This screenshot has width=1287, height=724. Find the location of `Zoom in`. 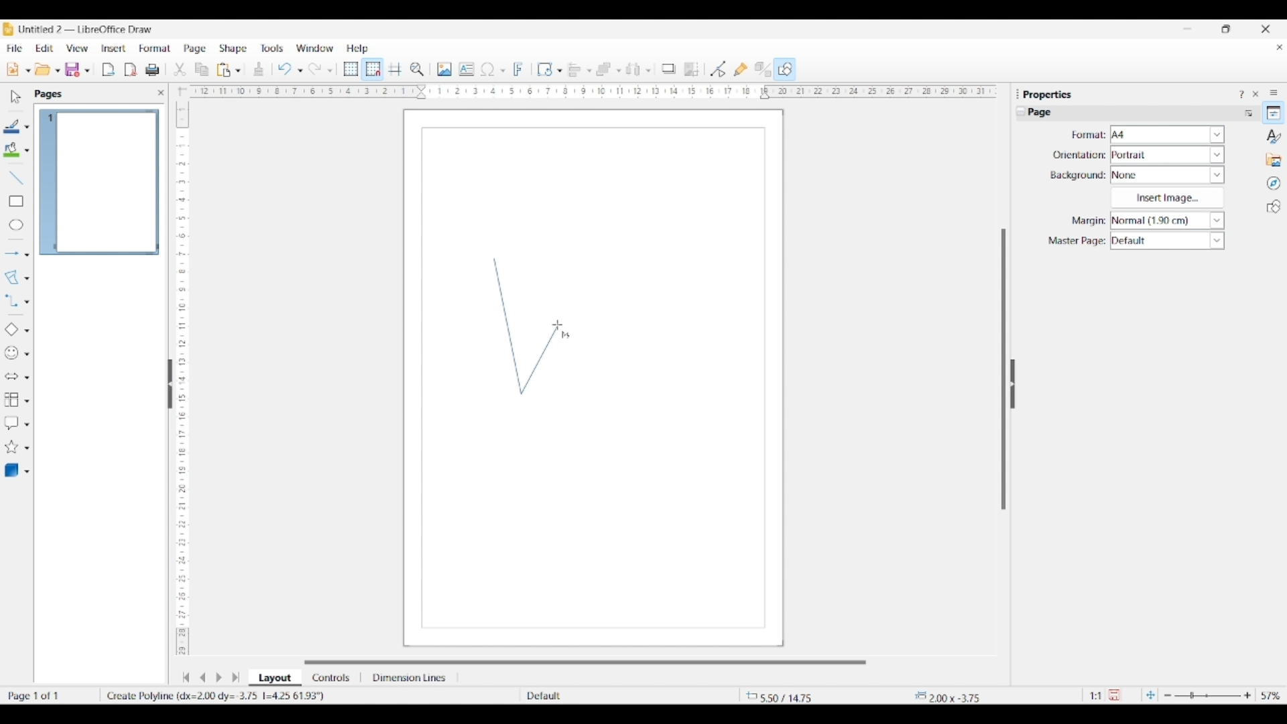

Zoom in is located at coordinates (1247, 695).